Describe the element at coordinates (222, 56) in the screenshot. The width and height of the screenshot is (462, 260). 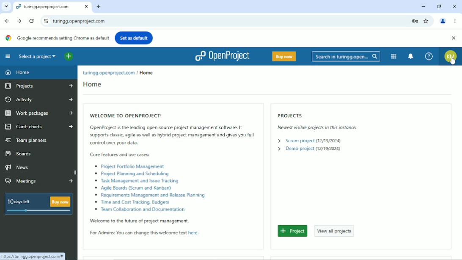
I see `Openproject` at that location.